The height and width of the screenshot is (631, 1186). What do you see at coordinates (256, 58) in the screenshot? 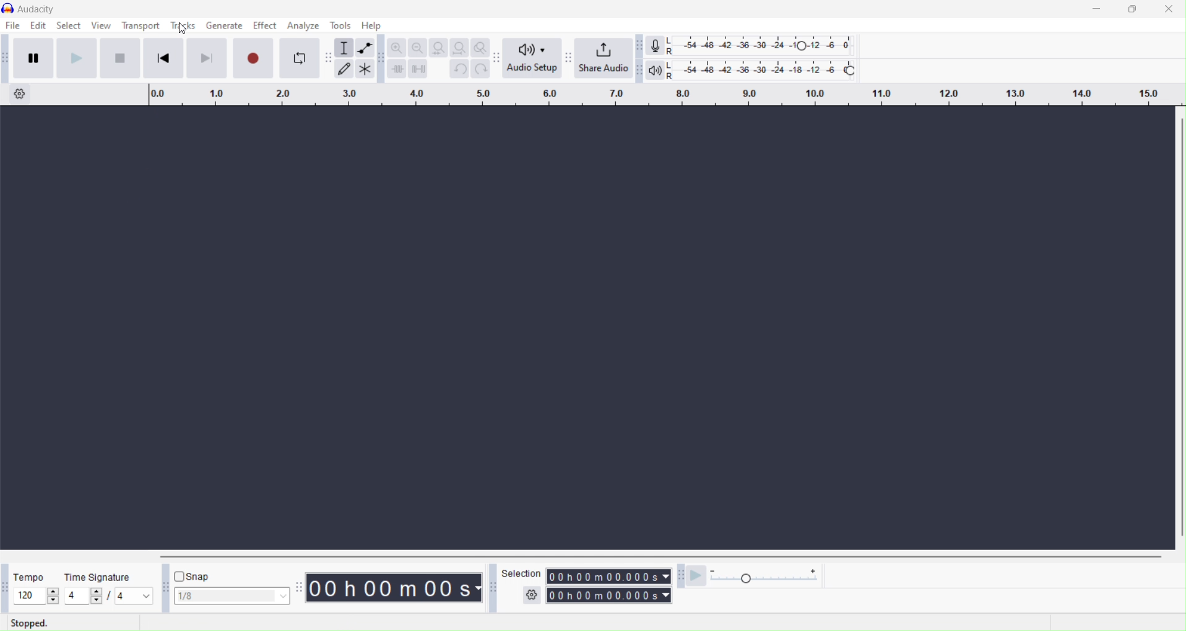
I see `Record` at bounding box center [256, 58].